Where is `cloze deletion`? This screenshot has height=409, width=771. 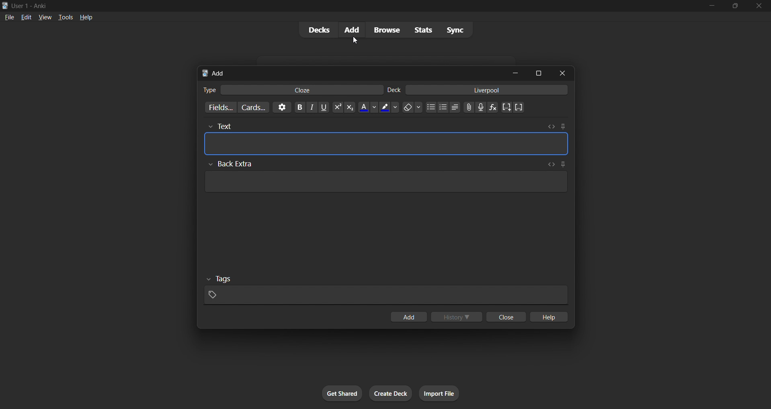 cloze deletion is located at coordinates (520, 107).